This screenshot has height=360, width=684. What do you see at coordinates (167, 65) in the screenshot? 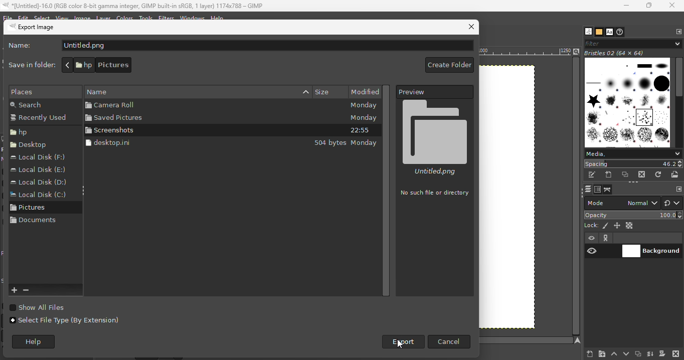
I see `my Pictures` at bounding box center [167, 65].